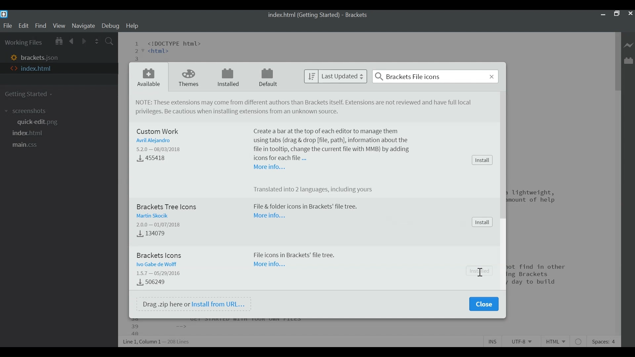 The height and width of the screenshot is (357, 635). What do you see at coordinates (482, 222) in the screenshot?
I see `Install` at bounding box center [482, 222].